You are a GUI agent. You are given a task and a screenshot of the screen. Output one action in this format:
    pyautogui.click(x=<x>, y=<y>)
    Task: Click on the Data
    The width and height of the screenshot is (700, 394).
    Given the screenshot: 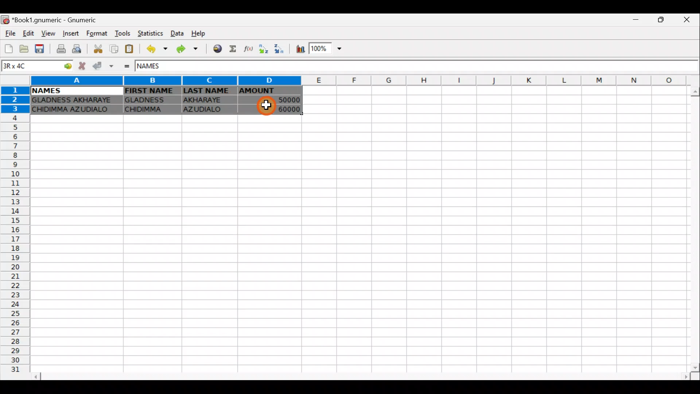 What is the action you would take?
    pyautogui.click(x=176, y=32)
    